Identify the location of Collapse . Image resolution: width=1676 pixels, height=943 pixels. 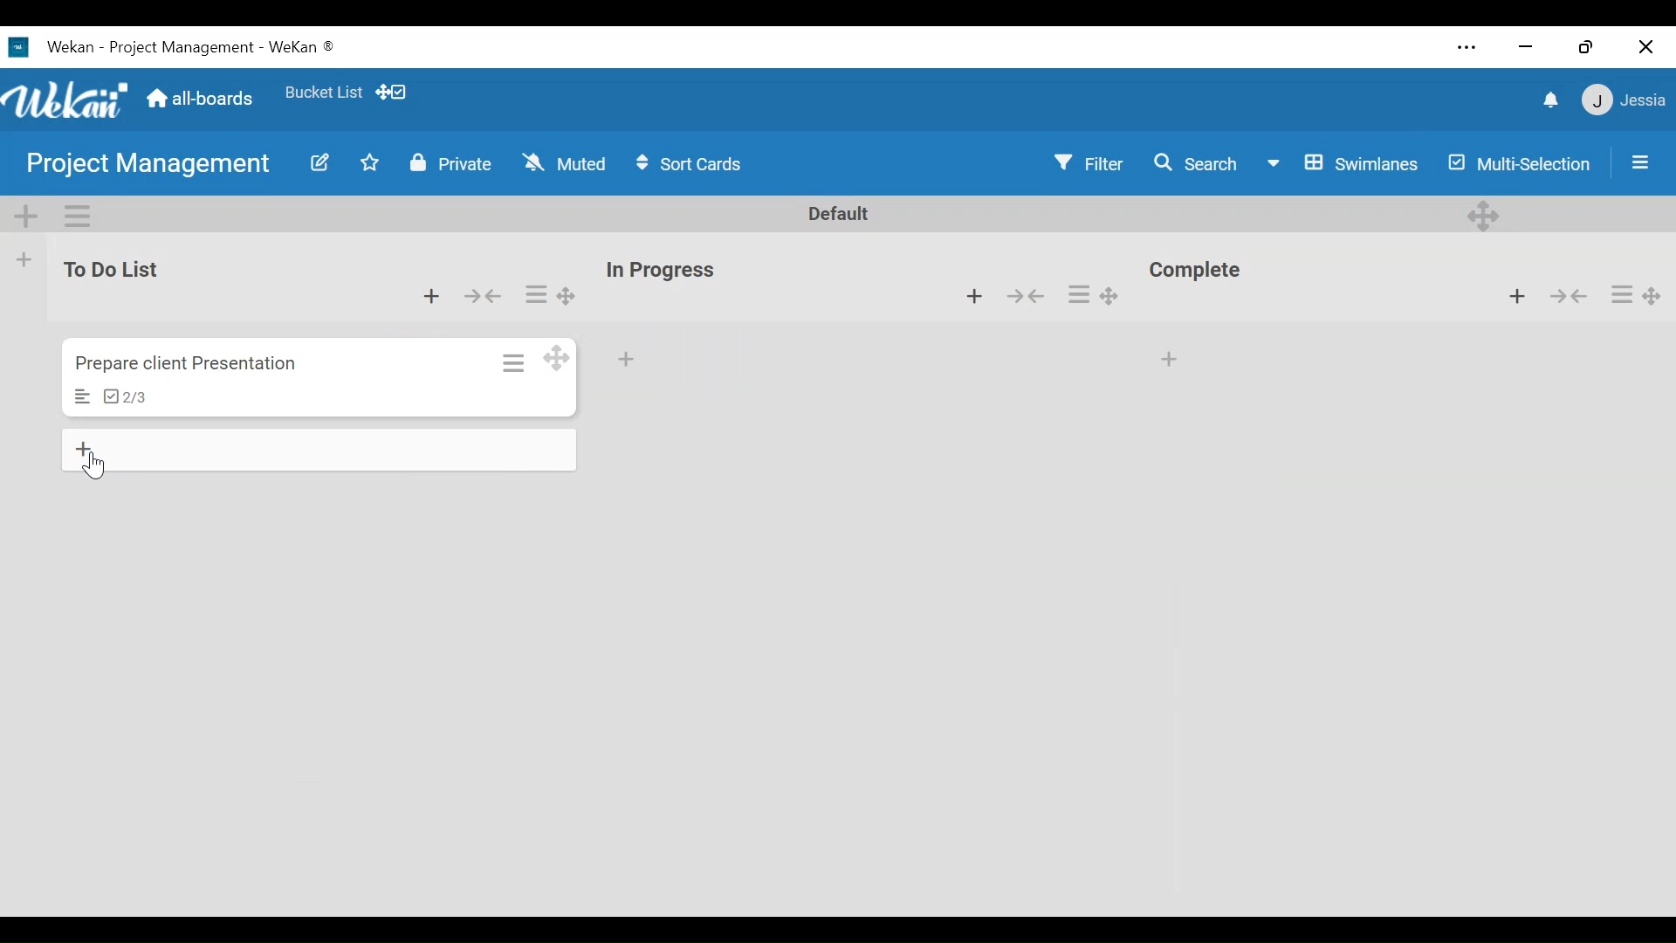
(1568, 296).